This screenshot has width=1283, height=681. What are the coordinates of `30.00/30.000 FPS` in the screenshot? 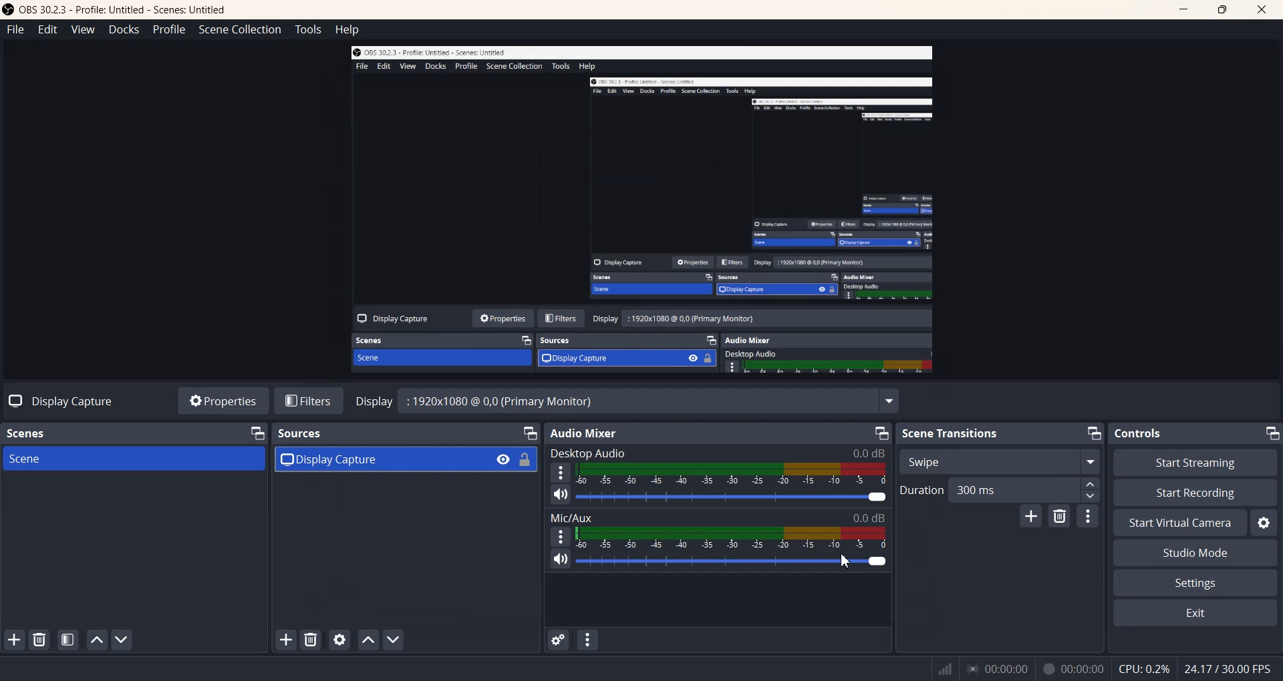 It's located at (1226, 668).